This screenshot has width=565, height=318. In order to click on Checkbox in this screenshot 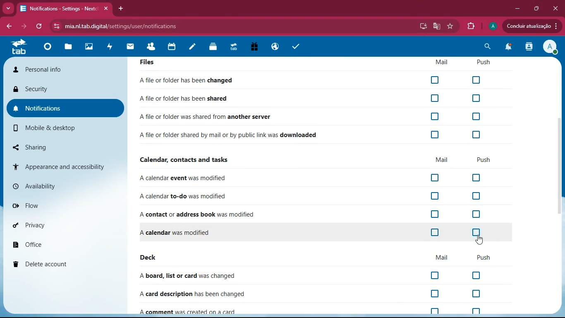, I will do `click(479, 97)`.